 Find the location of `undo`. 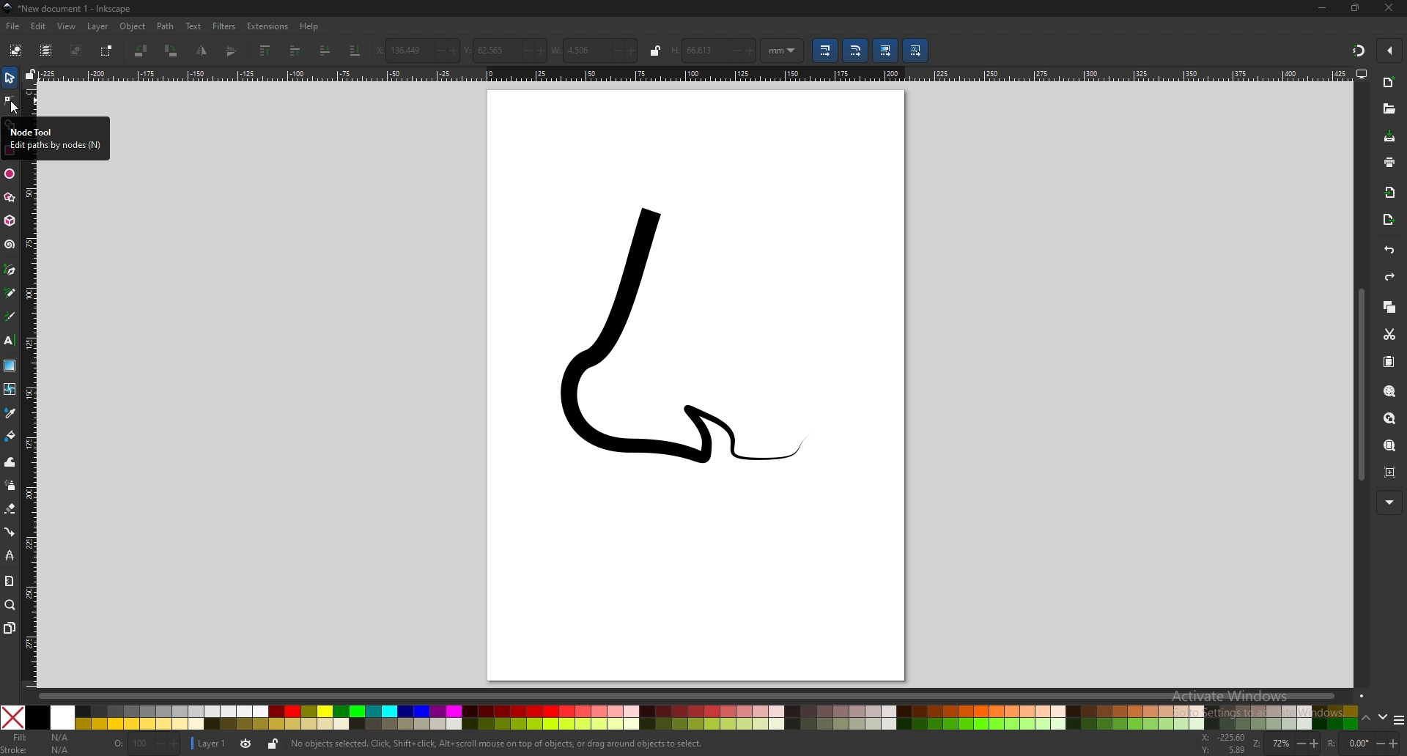

undo is located at coordinates (1386, 251).